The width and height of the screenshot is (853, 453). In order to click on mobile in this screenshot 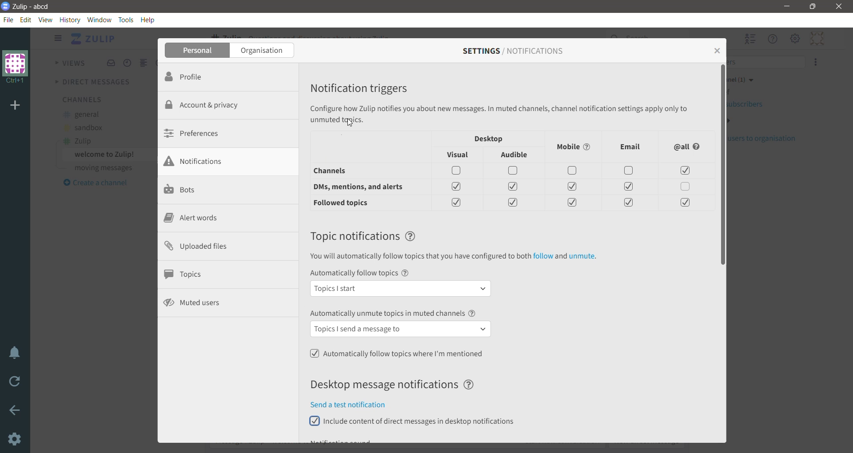, I will do `click(575, 147)`.